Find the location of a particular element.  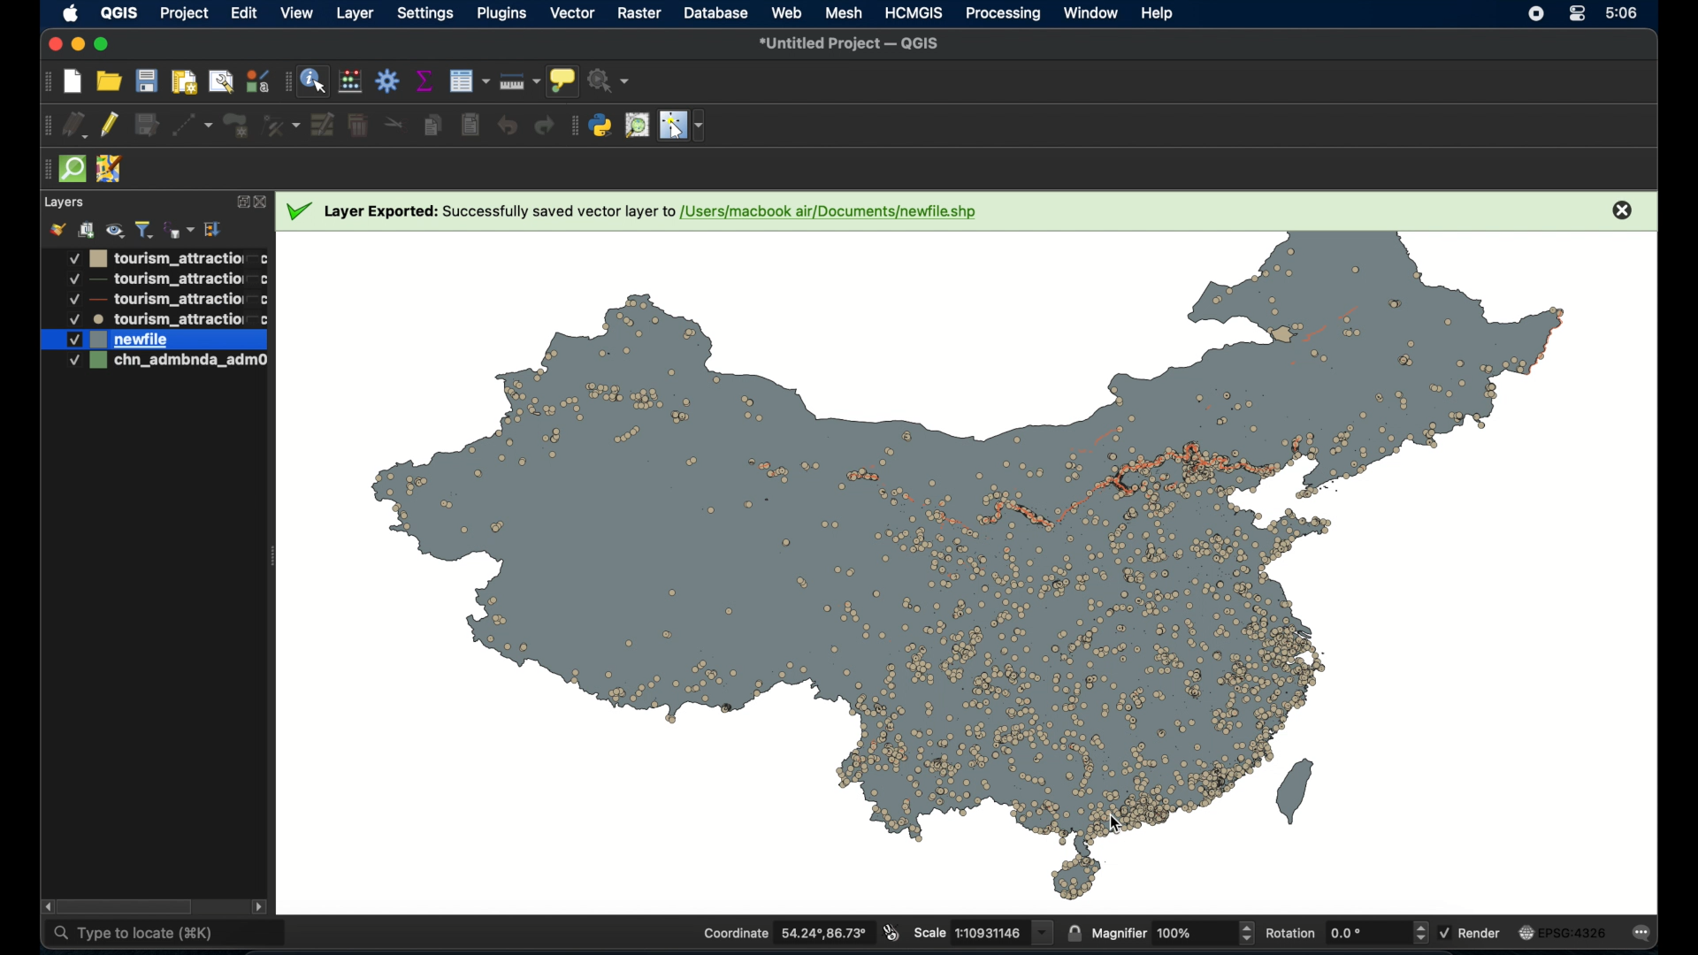

delete selected  is located at coordinates (357, 126).